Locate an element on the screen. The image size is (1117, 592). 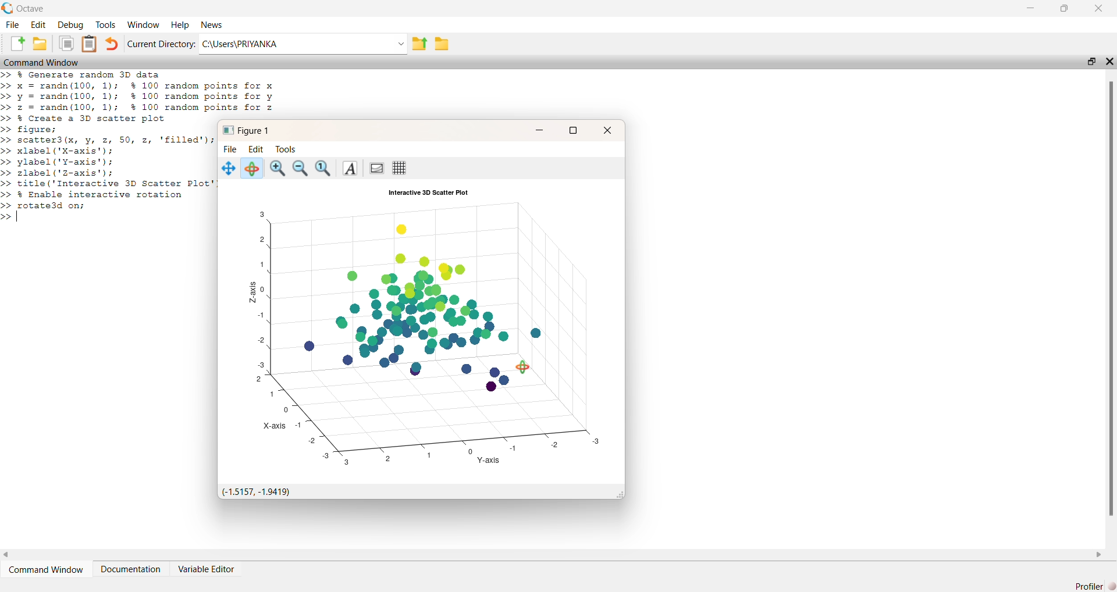
Command Window is located at coordinates (41, 62).